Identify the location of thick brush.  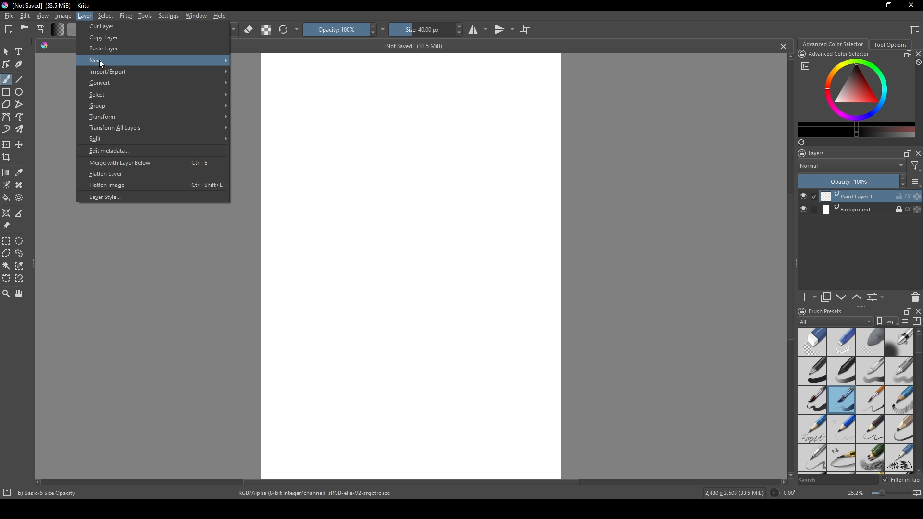
(812, 400).